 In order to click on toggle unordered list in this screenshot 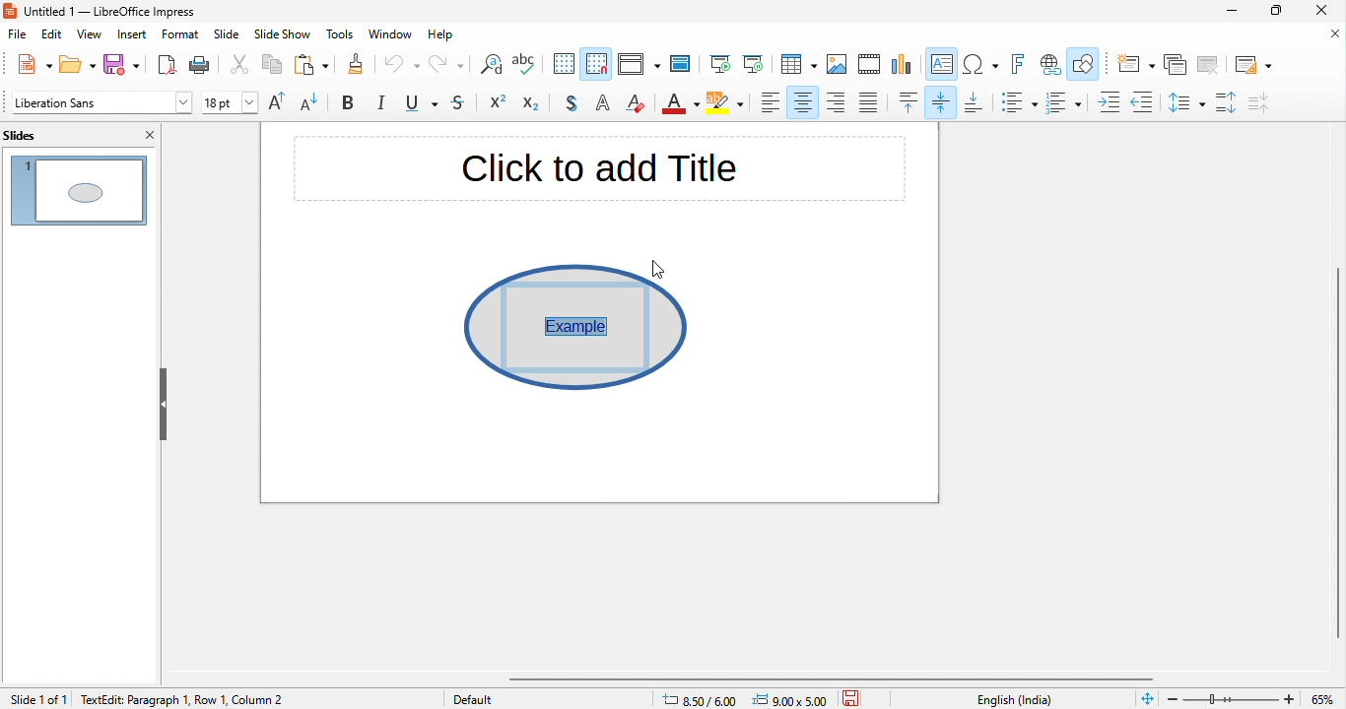, I will do `click(1018, 102)`.